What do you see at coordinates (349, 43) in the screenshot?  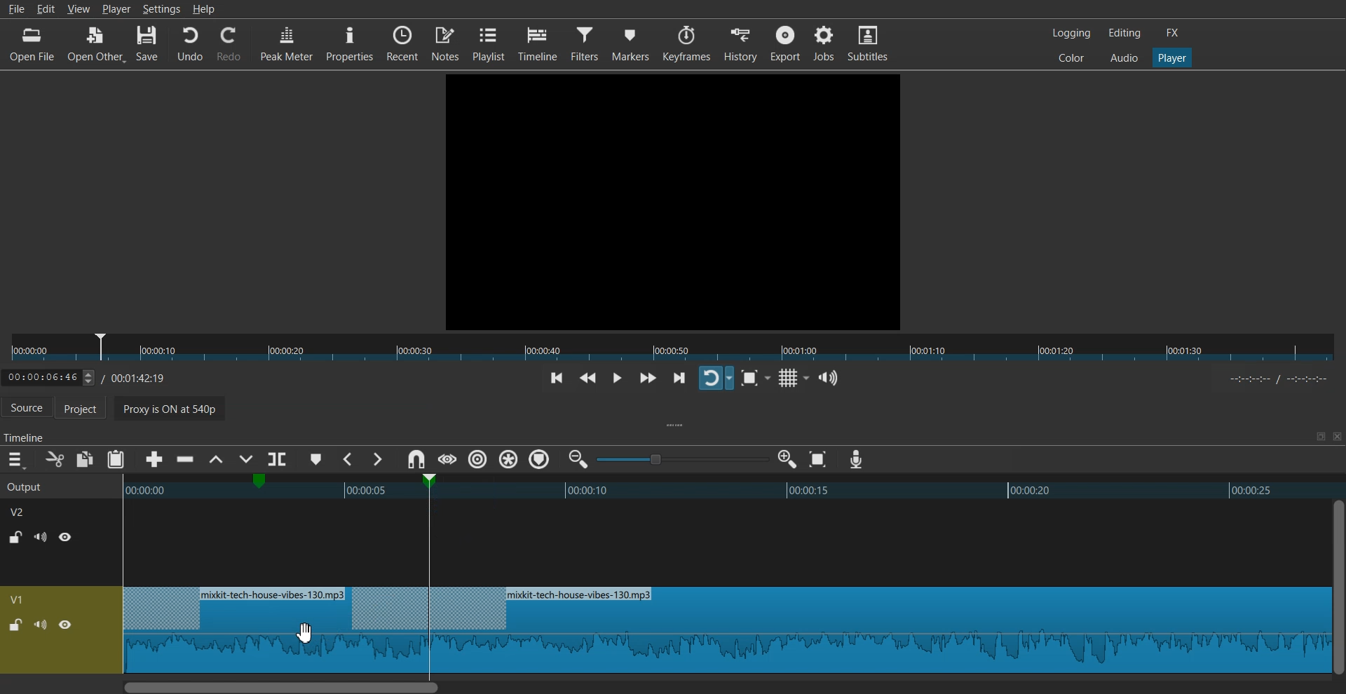 I see `Properties` at bounding box center [349, 43].